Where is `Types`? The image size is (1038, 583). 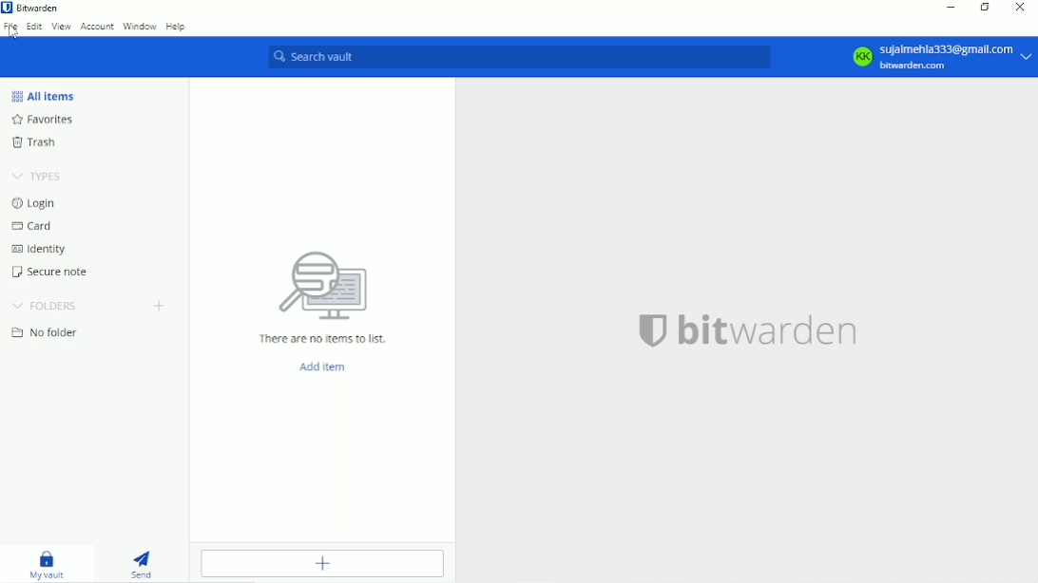 Types is located at coordinates (37, 177).